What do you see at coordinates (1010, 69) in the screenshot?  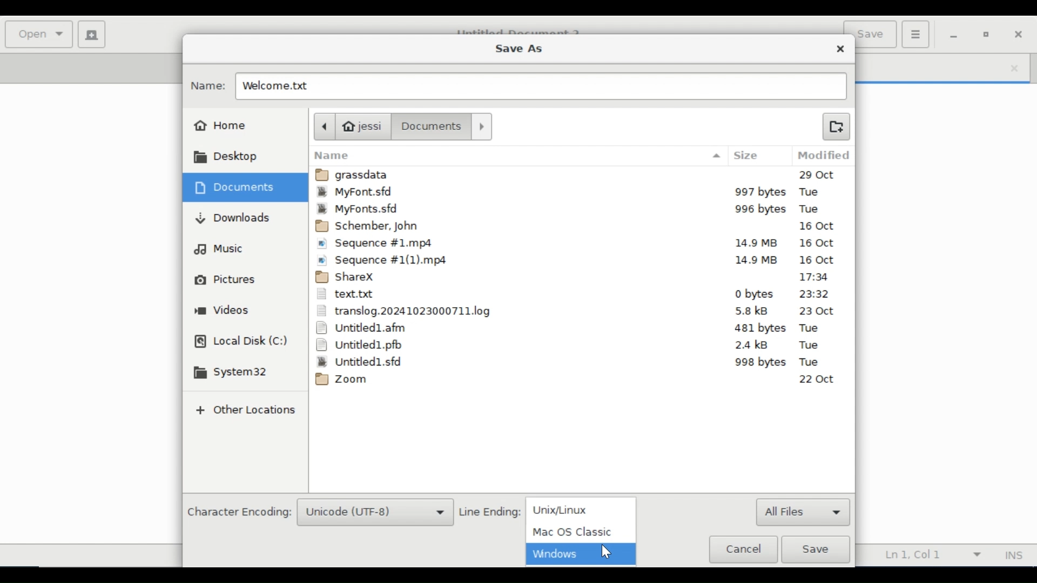 I see `close` at bounding box center [1010, 69].